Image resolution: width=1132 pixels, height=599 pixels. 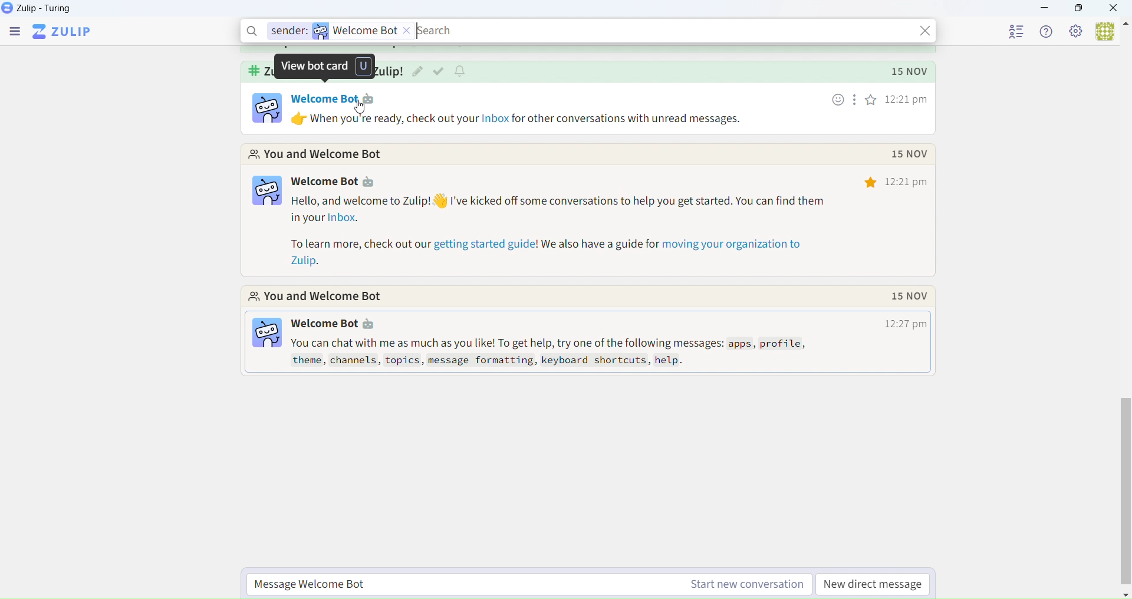 I want to click on Help, so click(x=1049, y=32).